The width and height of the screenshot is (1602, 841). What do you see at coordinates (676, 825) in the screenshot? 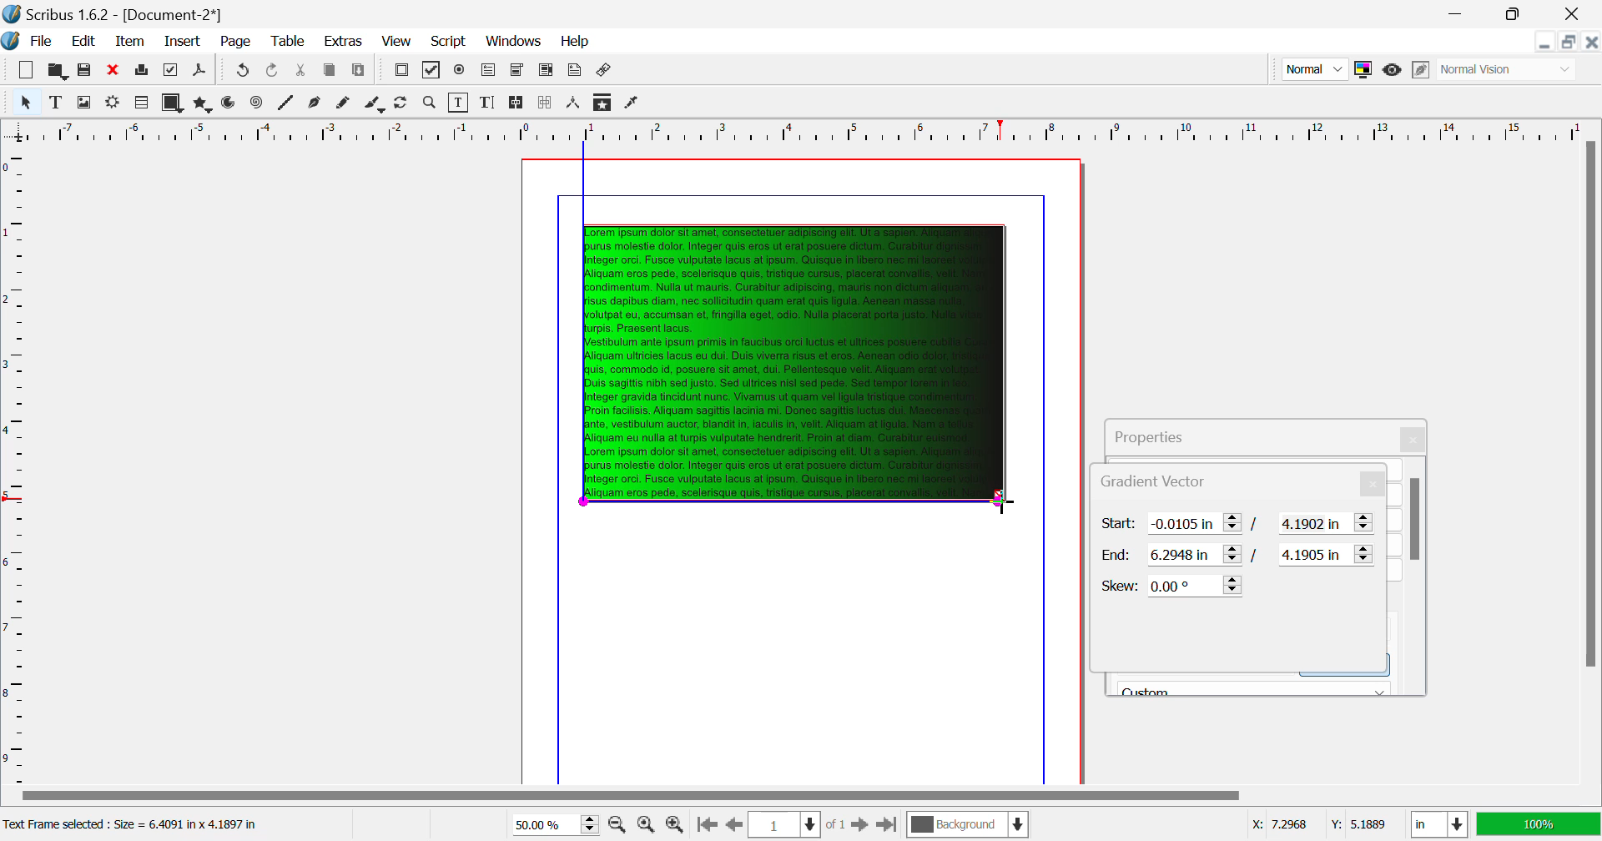
I see `Zoom In` at bounding box center [676, 825].